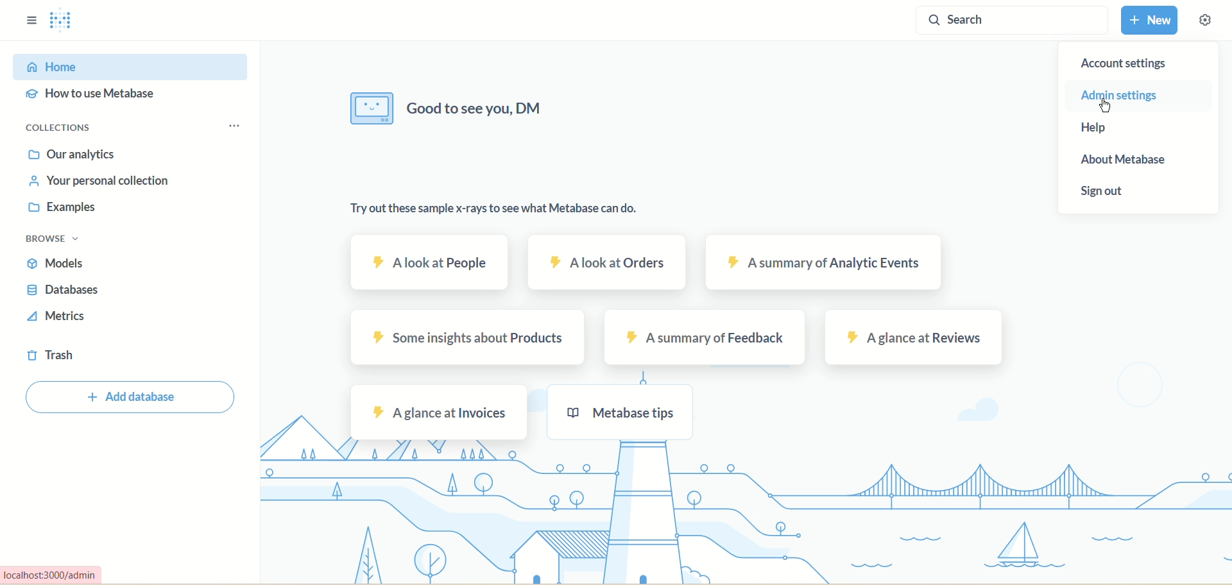  What do you see at coordinates (1123, 160) in the screenshot?
I see `about metabase` at bounding box center [1123, 160].